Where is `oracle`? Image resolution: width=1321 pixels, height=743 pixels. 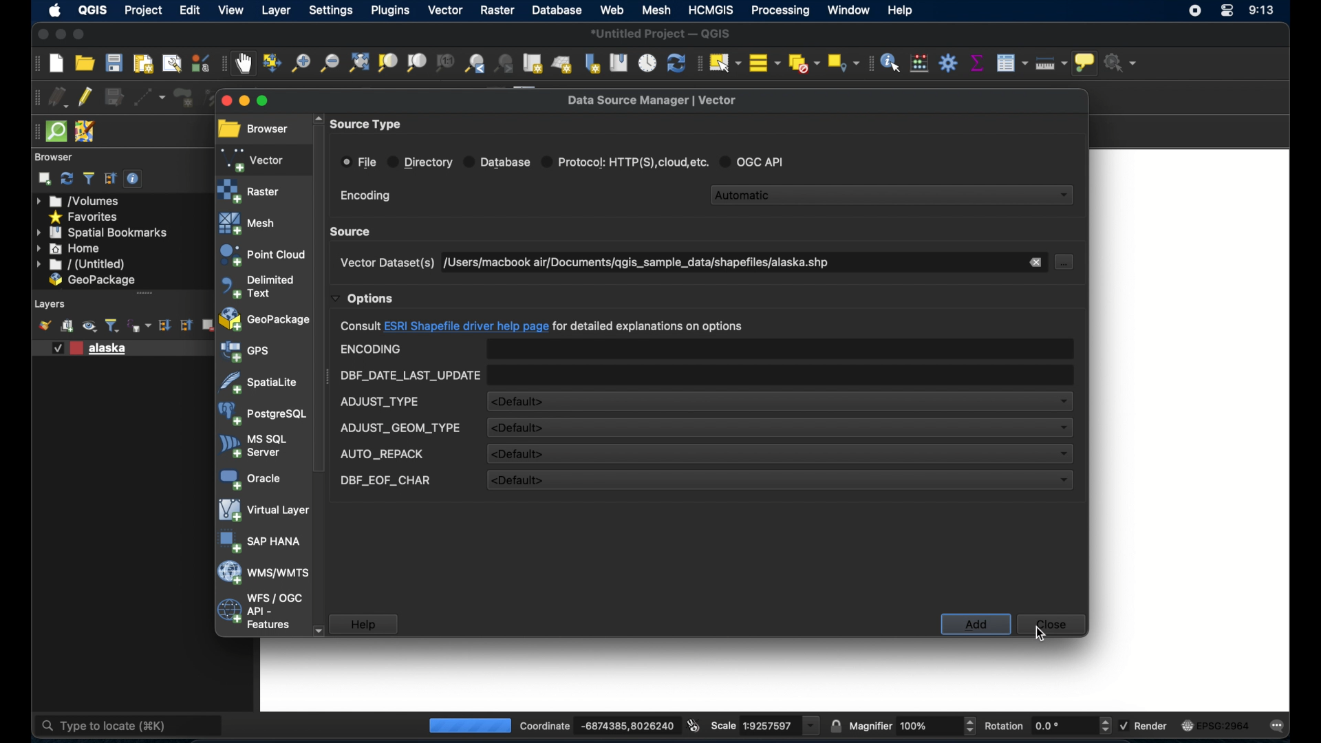 oracle is located at coordinates (248, 478).